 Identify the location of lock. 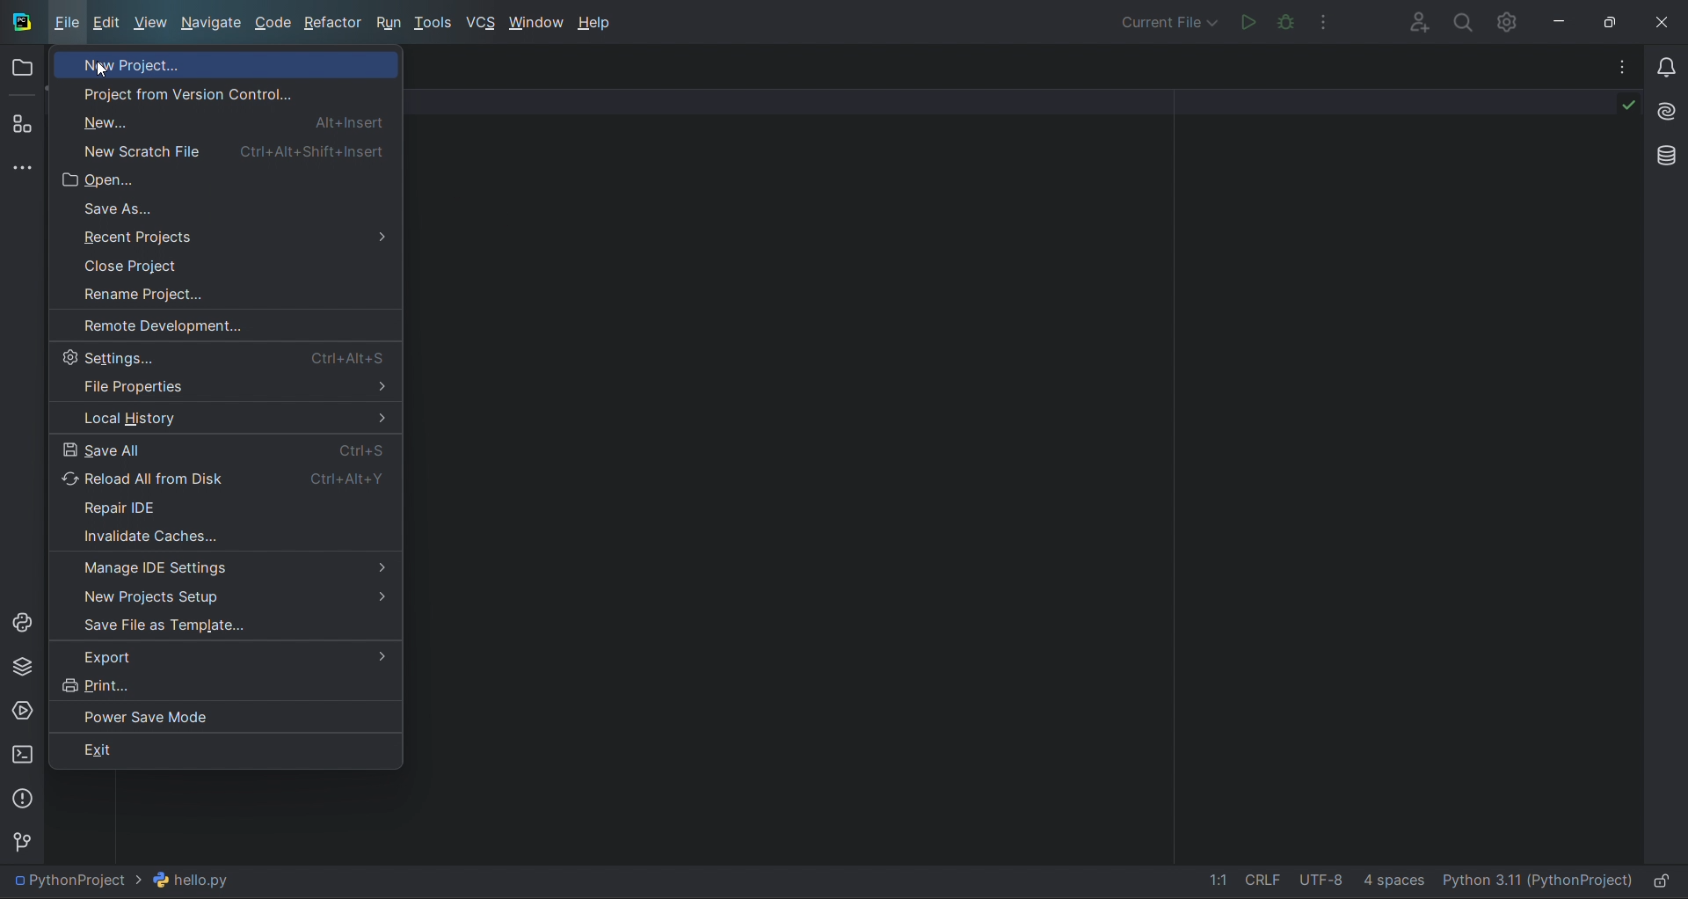
(1665, 881).